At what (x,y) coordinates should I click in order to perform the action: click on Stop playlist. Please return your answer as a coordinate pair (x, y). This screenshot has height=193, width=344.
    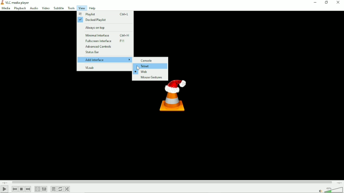
    Looking at the image, I should click on (21, 189).